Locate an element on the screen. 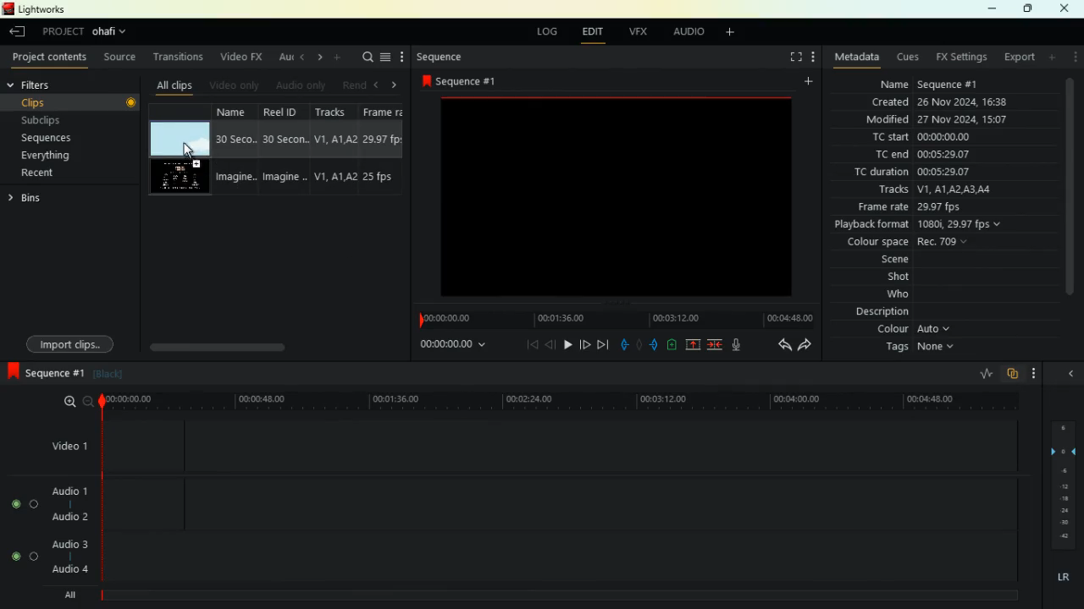 The height and width of the screenshot is (609, 1084). hold is located at coordinates (639, 344).